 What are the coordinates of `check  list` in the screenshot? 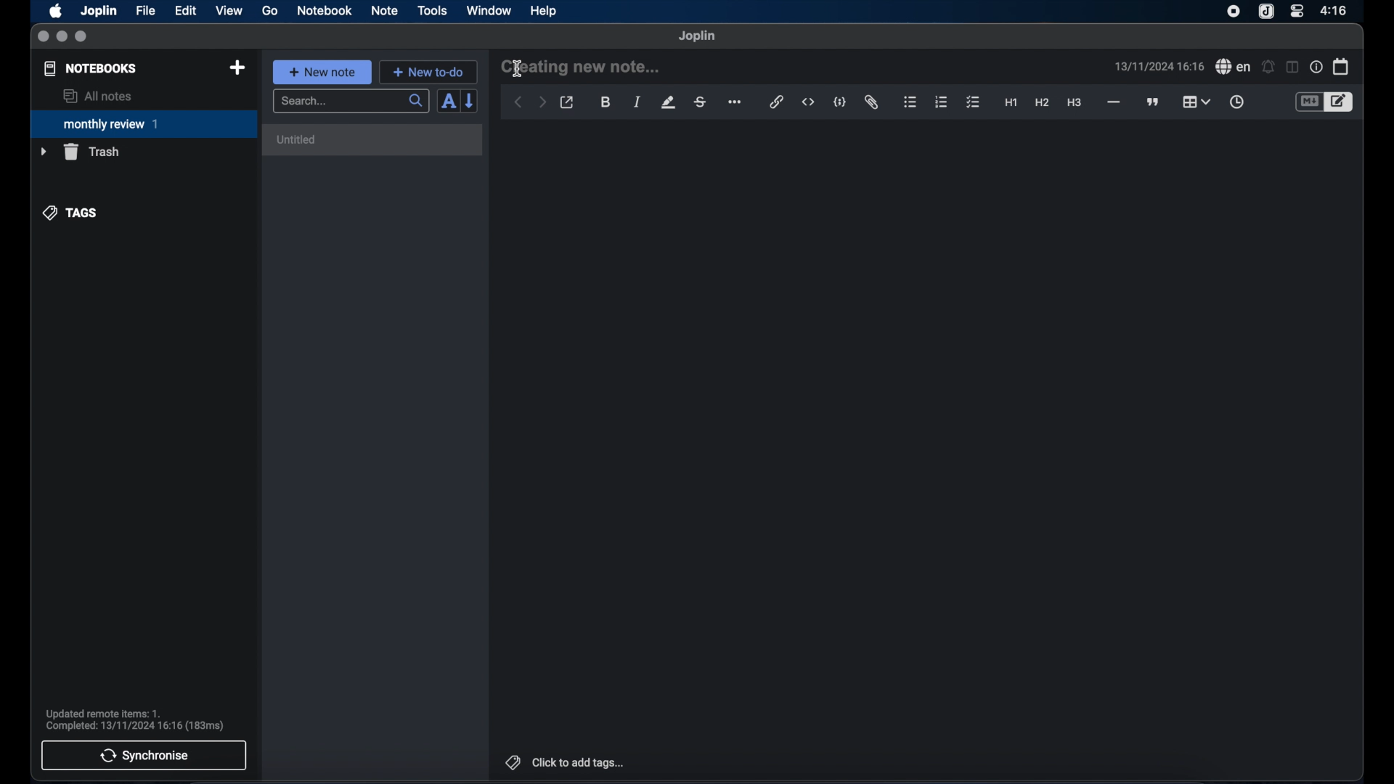 It's located at (973, 103).